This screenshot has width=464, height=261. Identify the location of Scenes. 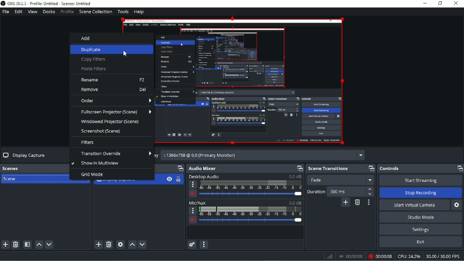
(13, 168).